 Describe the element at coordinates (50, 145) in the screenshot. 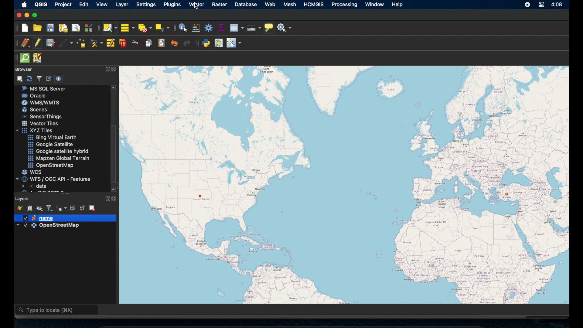

I see `google satellite` at that location.